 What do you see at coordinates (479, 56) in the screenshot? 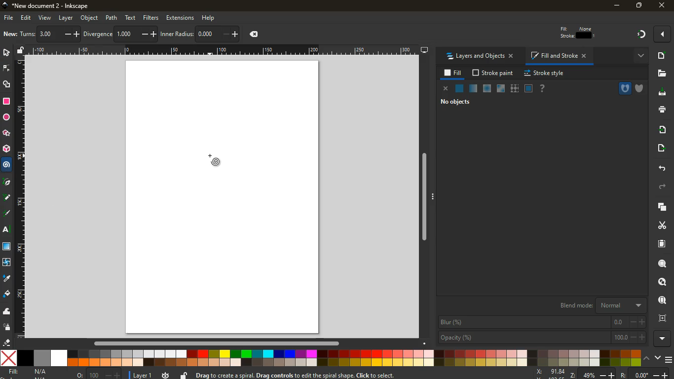
I see `layers and objects` at bounding box center [479, 56].